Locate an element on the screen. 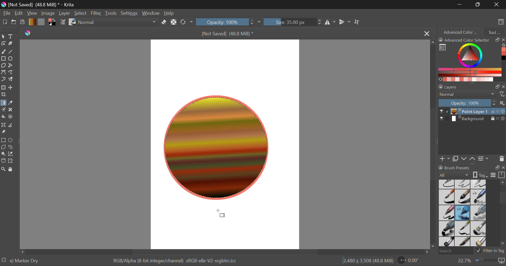 This screenshot has width=506, height=266. Assistant Tool is located at coordinates (4, 126).